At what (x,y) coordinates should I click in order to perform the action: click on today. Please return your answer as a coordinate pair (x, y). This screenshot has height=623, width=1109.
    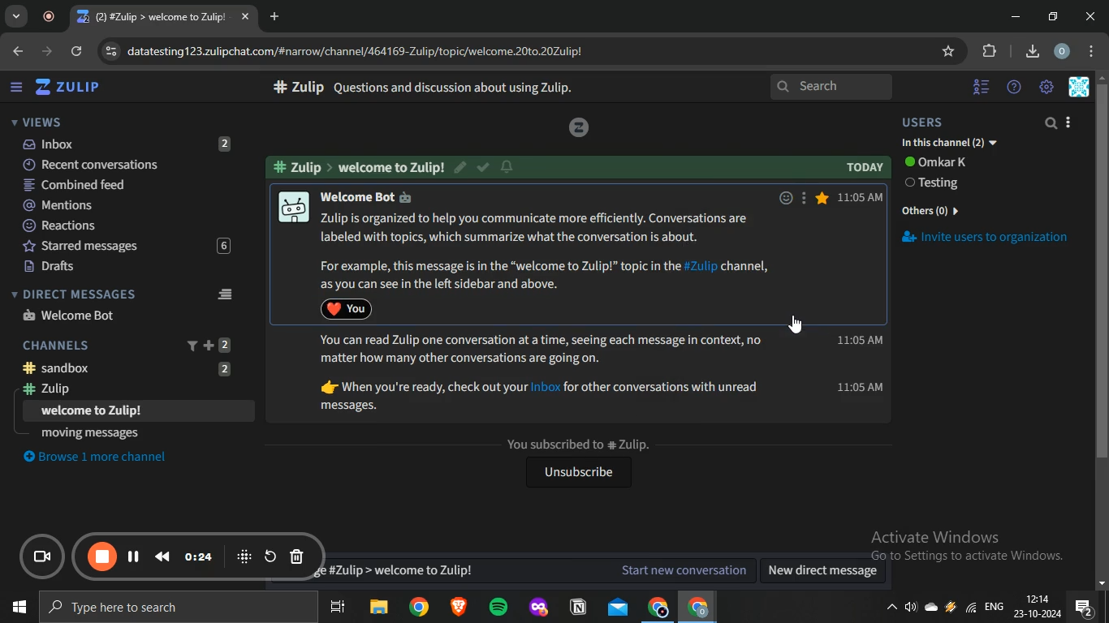
    Looking at the image, I should click on (865, 168).